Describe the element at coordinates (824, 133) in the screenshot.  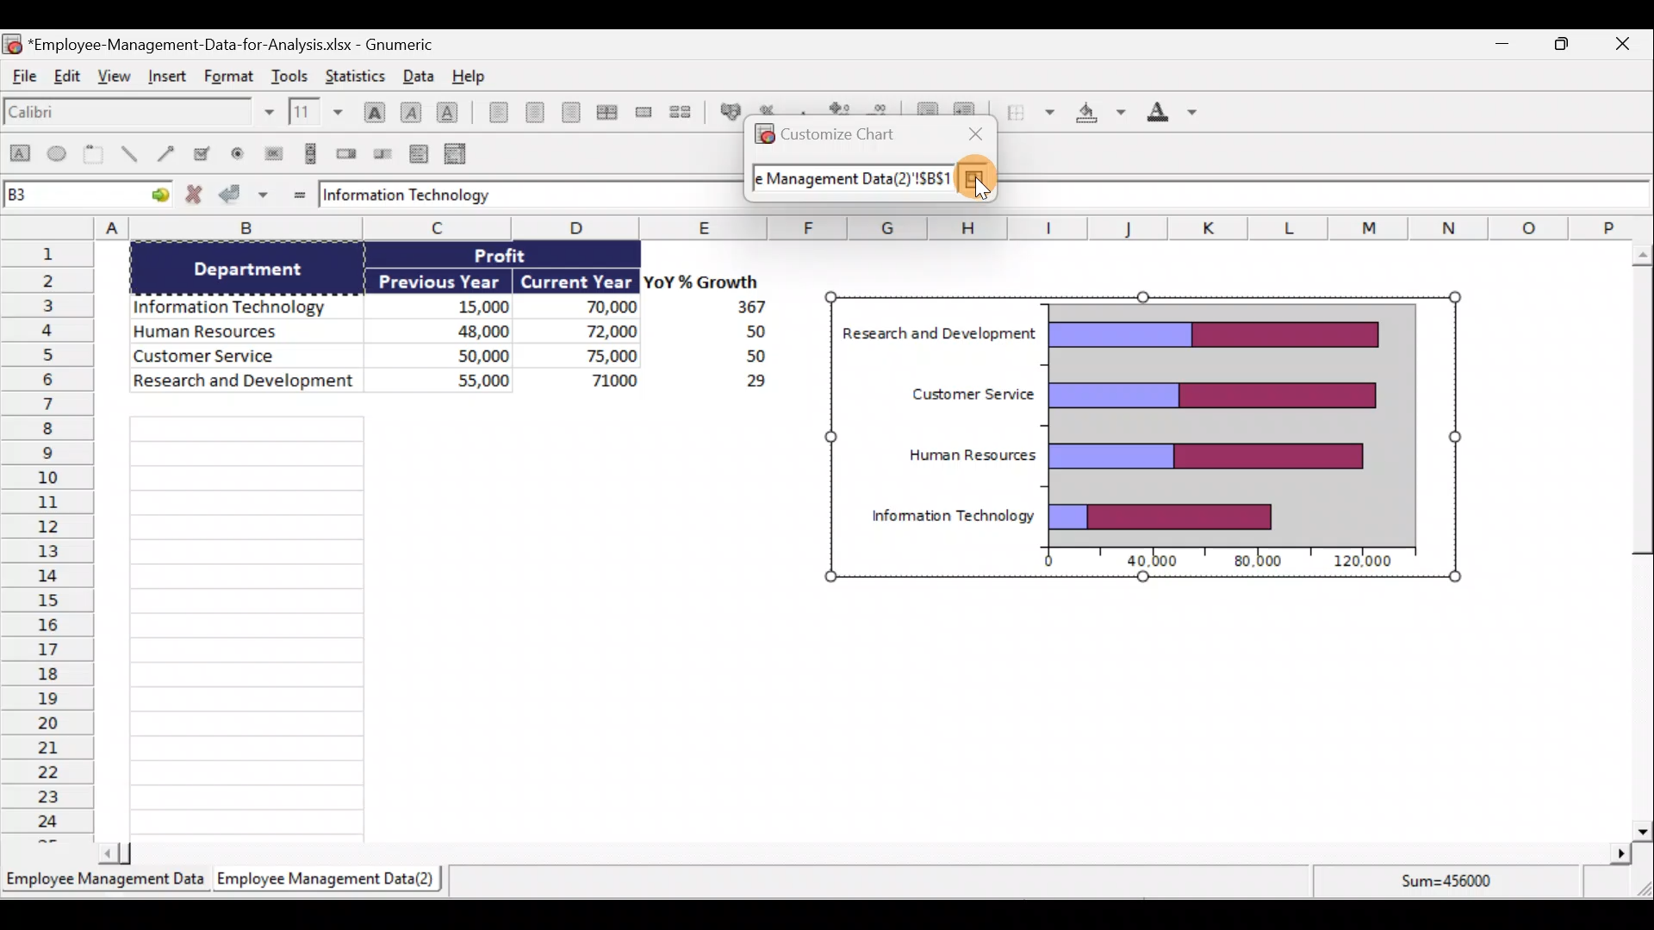
I see `customize chart` at that location.